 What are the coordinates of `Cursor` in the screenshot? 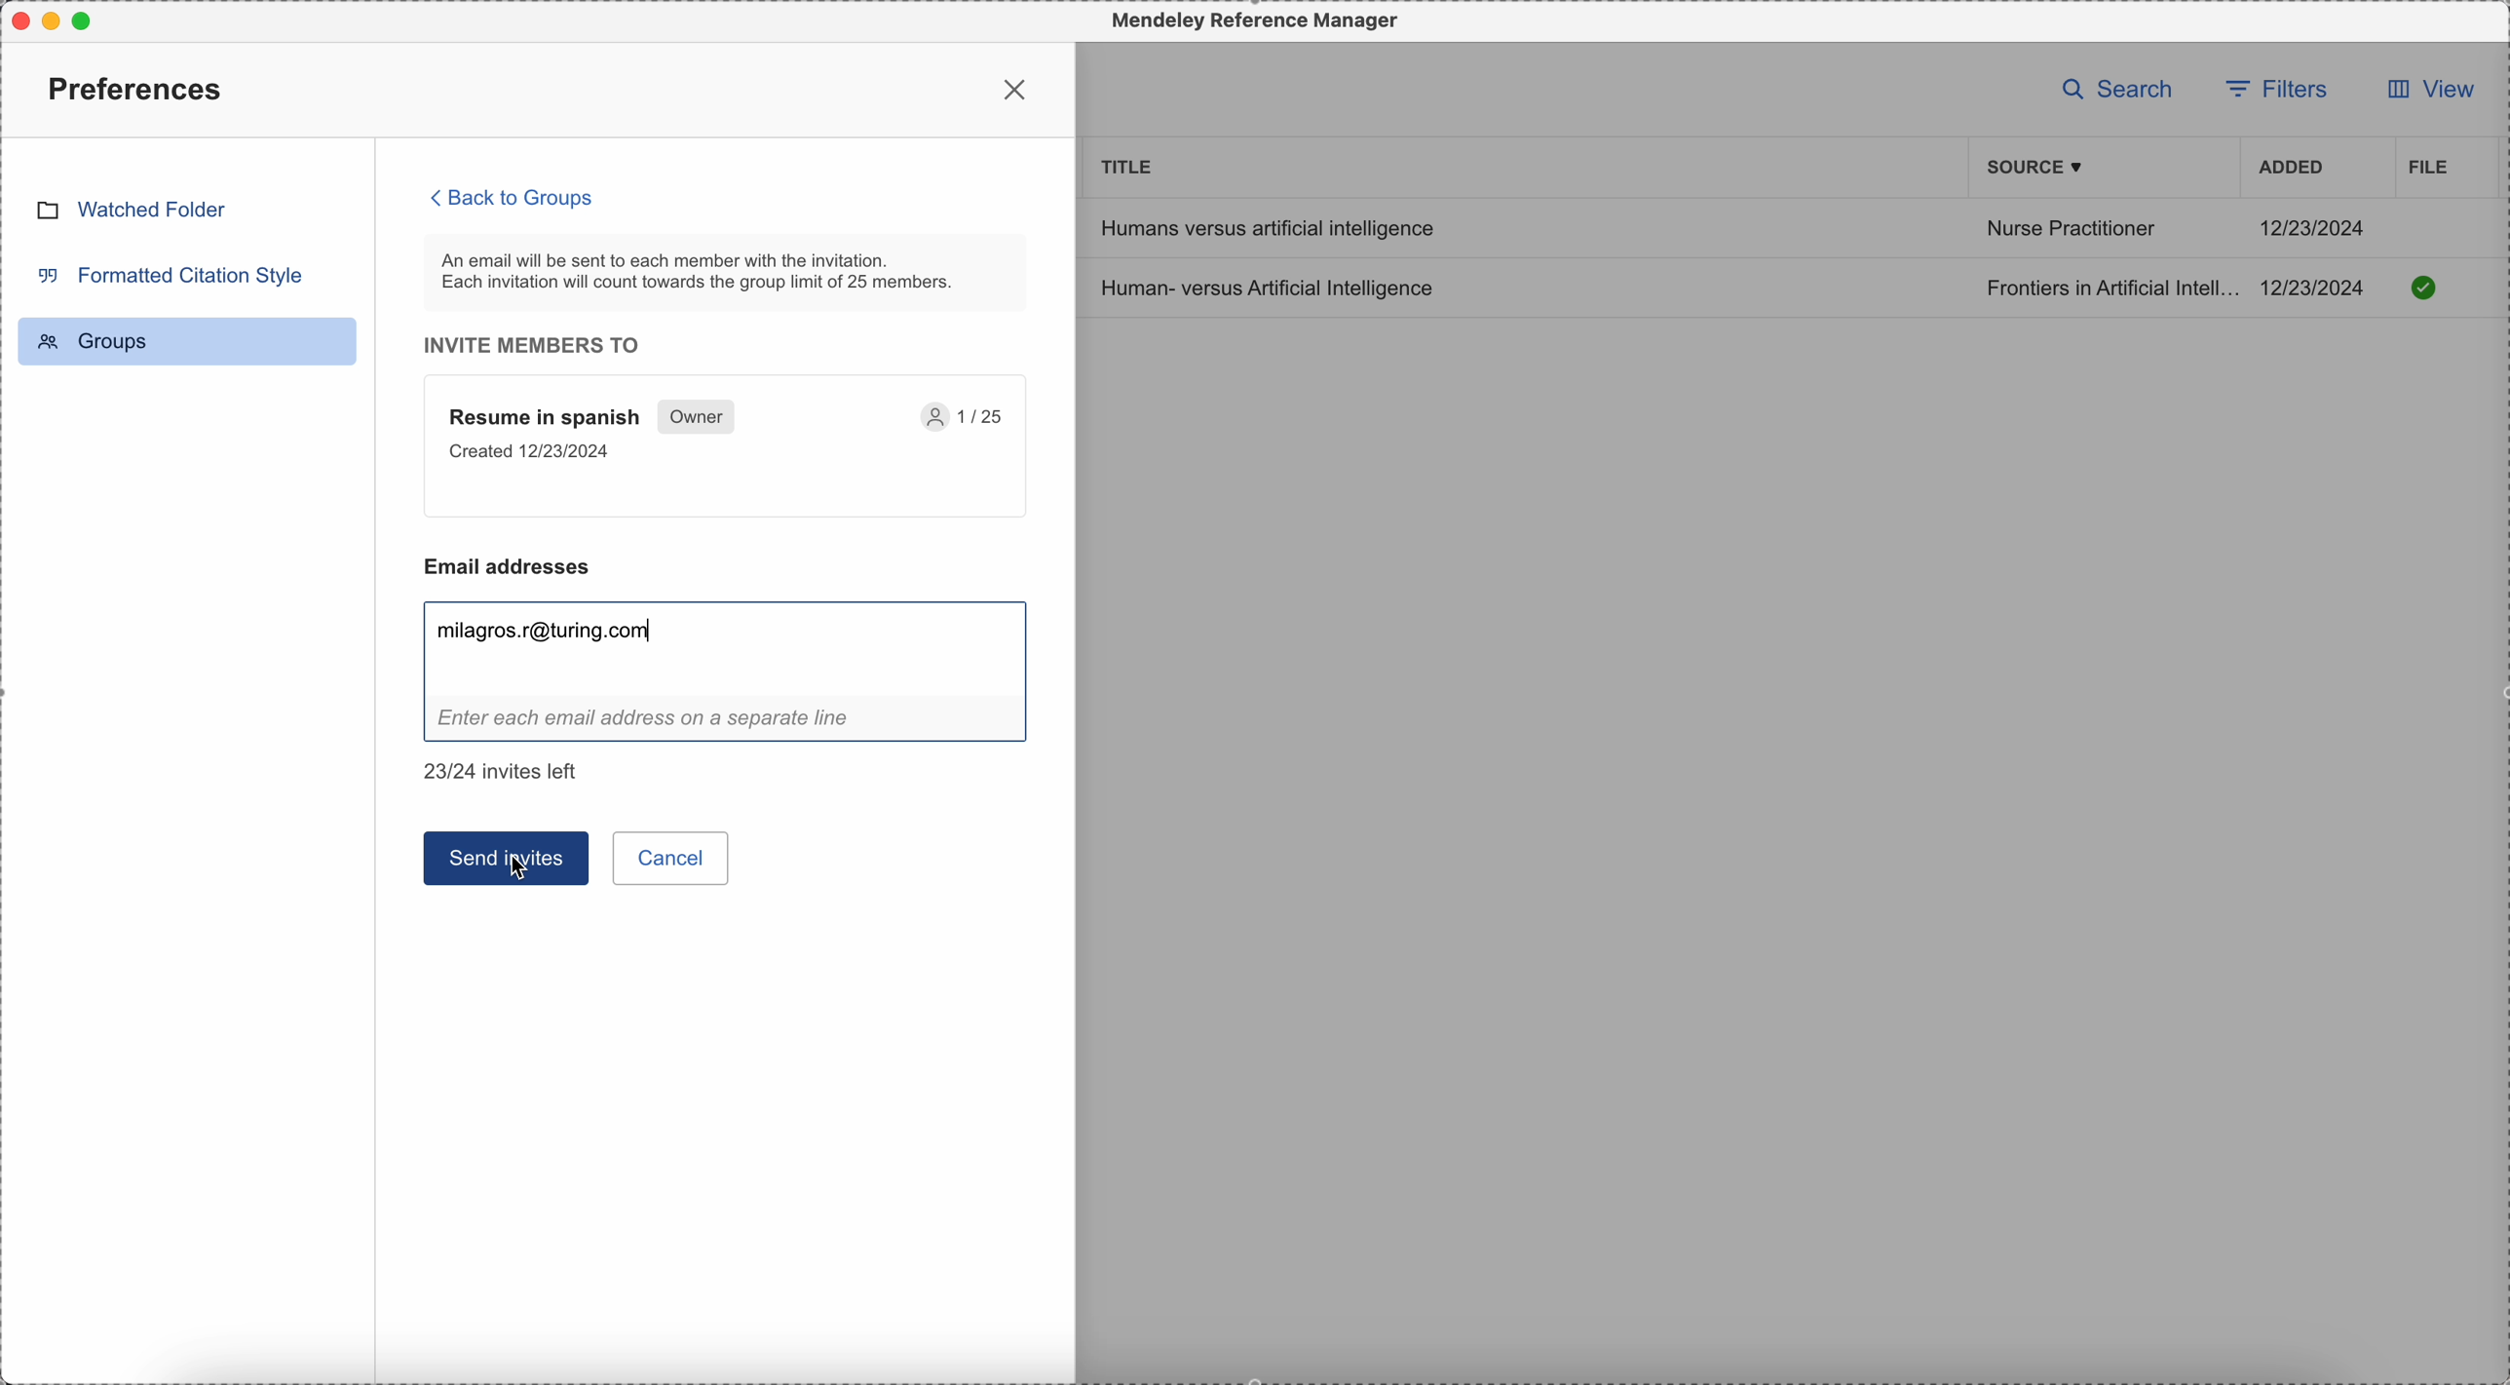 It's located at (519, 877).